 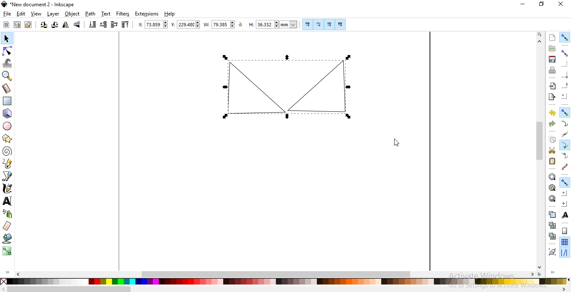 What do you see at coordinates (551, 150) in the screenshot?
I see `cut selection to clipboard` at bounding box center [551, 150].